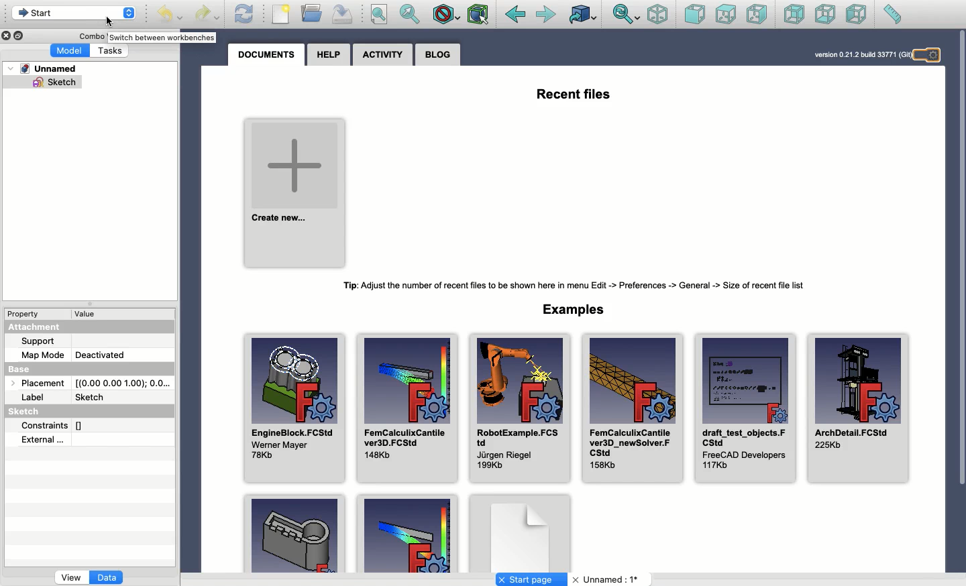 This screenshot has width=966, height=586. What do you see at coordinates (515, 15) in the screenshot?
I see `Back` at bounding box center [515, 15].